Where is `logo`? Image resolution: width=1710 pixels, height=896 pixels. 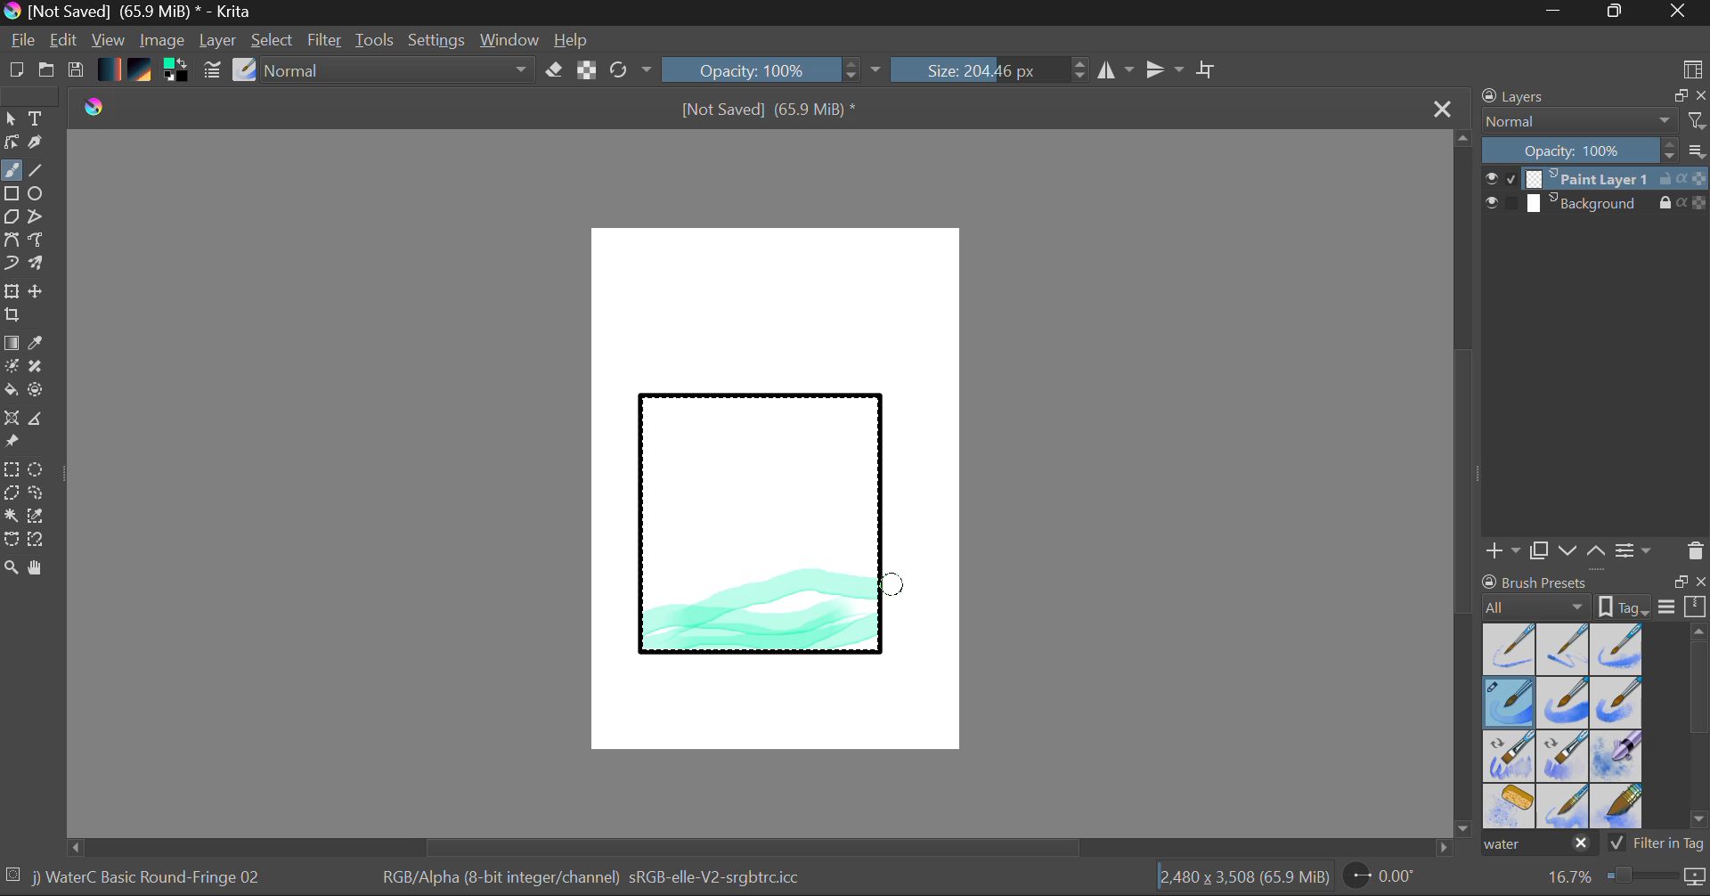 logo is located at coordinates (98, 105).